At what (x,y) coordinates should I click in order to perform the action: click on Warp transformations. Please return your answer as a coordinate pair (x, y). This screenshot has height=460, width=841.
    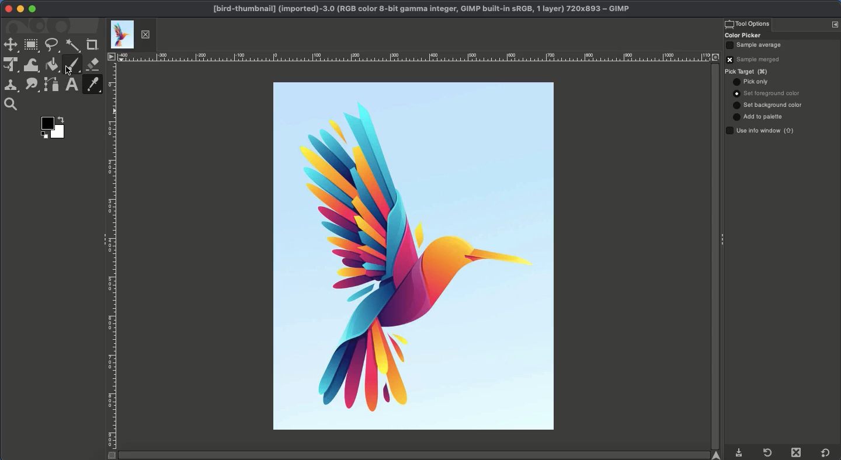
    Looking at the image, I should click on (33, 66).